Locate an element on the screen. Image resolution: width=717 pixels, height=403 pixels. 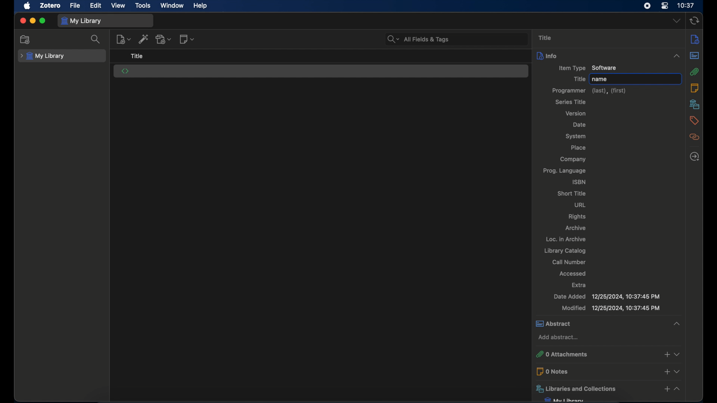
info is located at coordinates (695, 39).